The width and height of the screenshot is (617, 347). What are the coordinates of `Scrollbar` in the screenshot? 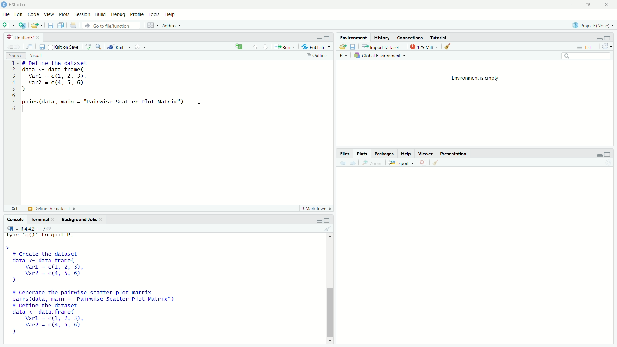 It's located at (330, 310).